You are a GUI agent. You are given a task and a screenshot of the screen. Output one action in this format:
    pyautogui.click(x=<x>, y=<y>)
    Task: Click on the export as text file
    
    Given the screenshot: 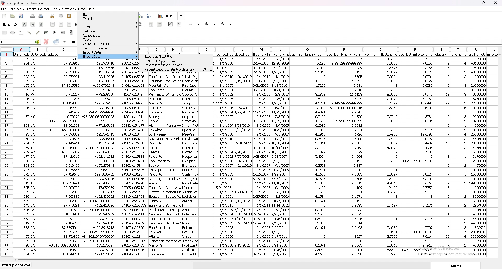 What is the action you would take?
    pyautogui.click(x=177, y=57)
    